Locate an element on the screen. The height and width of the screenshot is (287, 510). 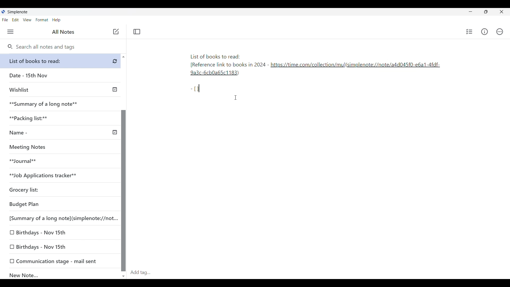
**Job Applications tracker** is located at coordinates (58, 176).